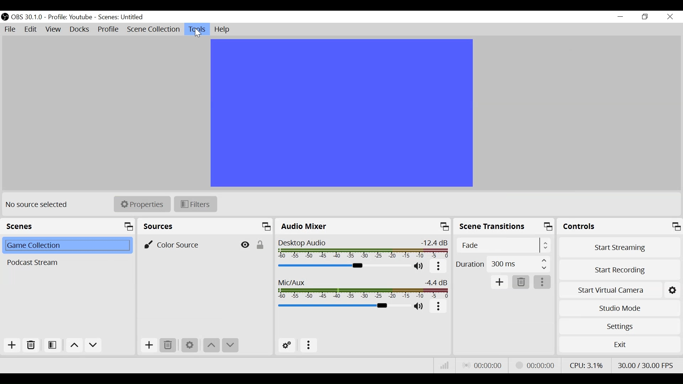 This screenshot has height=384, width=683. Describe the element at coordinates (620, 16) in the screenshot. I see `minimize` at that location.